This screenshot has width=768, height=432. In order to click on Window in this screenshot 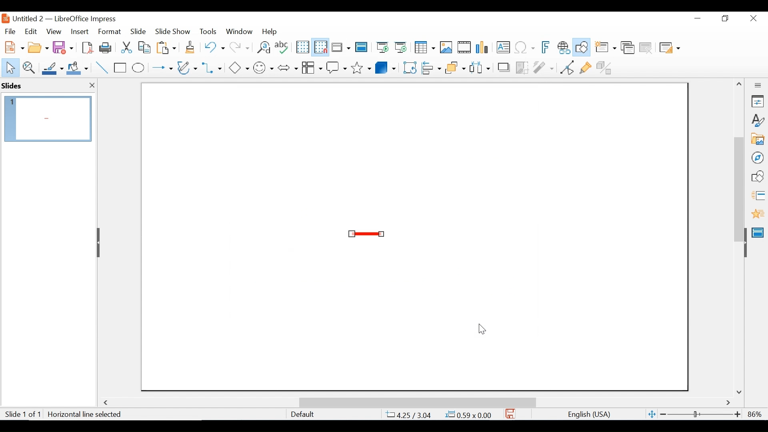, I will do `click(239, 31)`.